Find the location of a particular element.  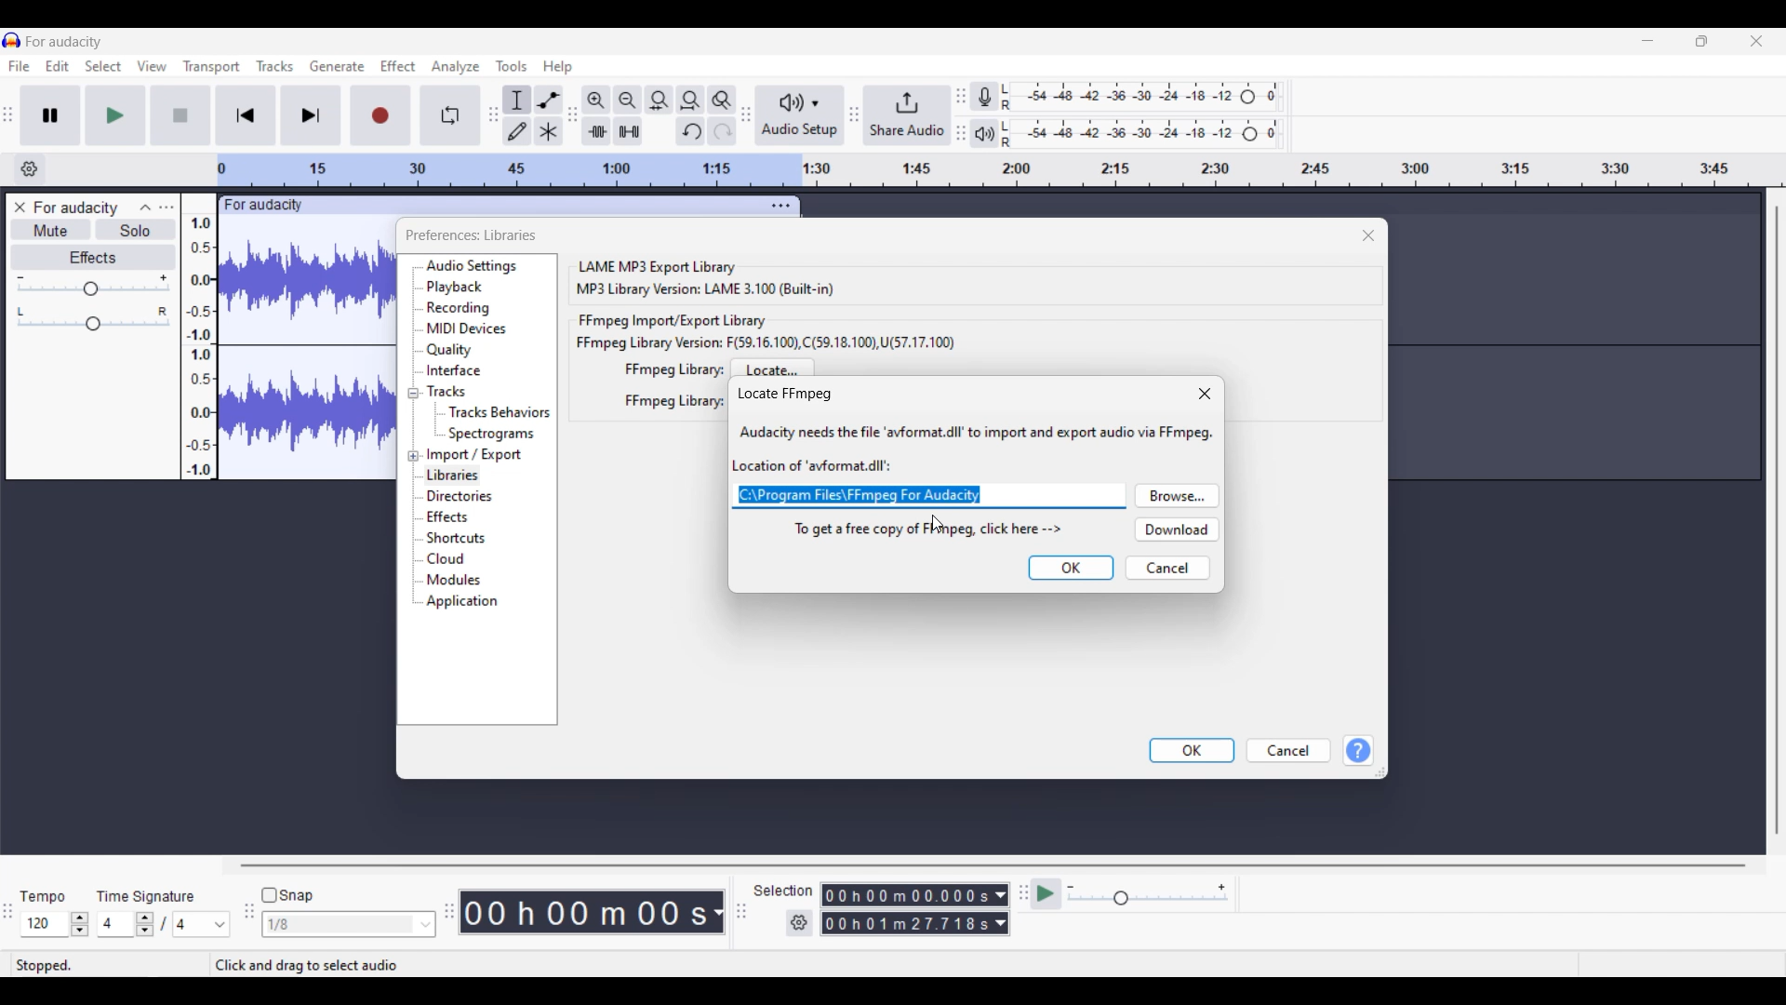

Stop is located at coordinates (180, 115).